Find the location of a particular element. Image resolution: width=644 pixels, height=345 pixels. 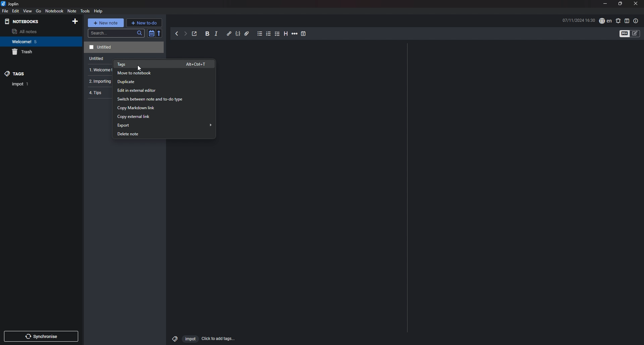

toggle editor layout is located at coordinates (627, 21).